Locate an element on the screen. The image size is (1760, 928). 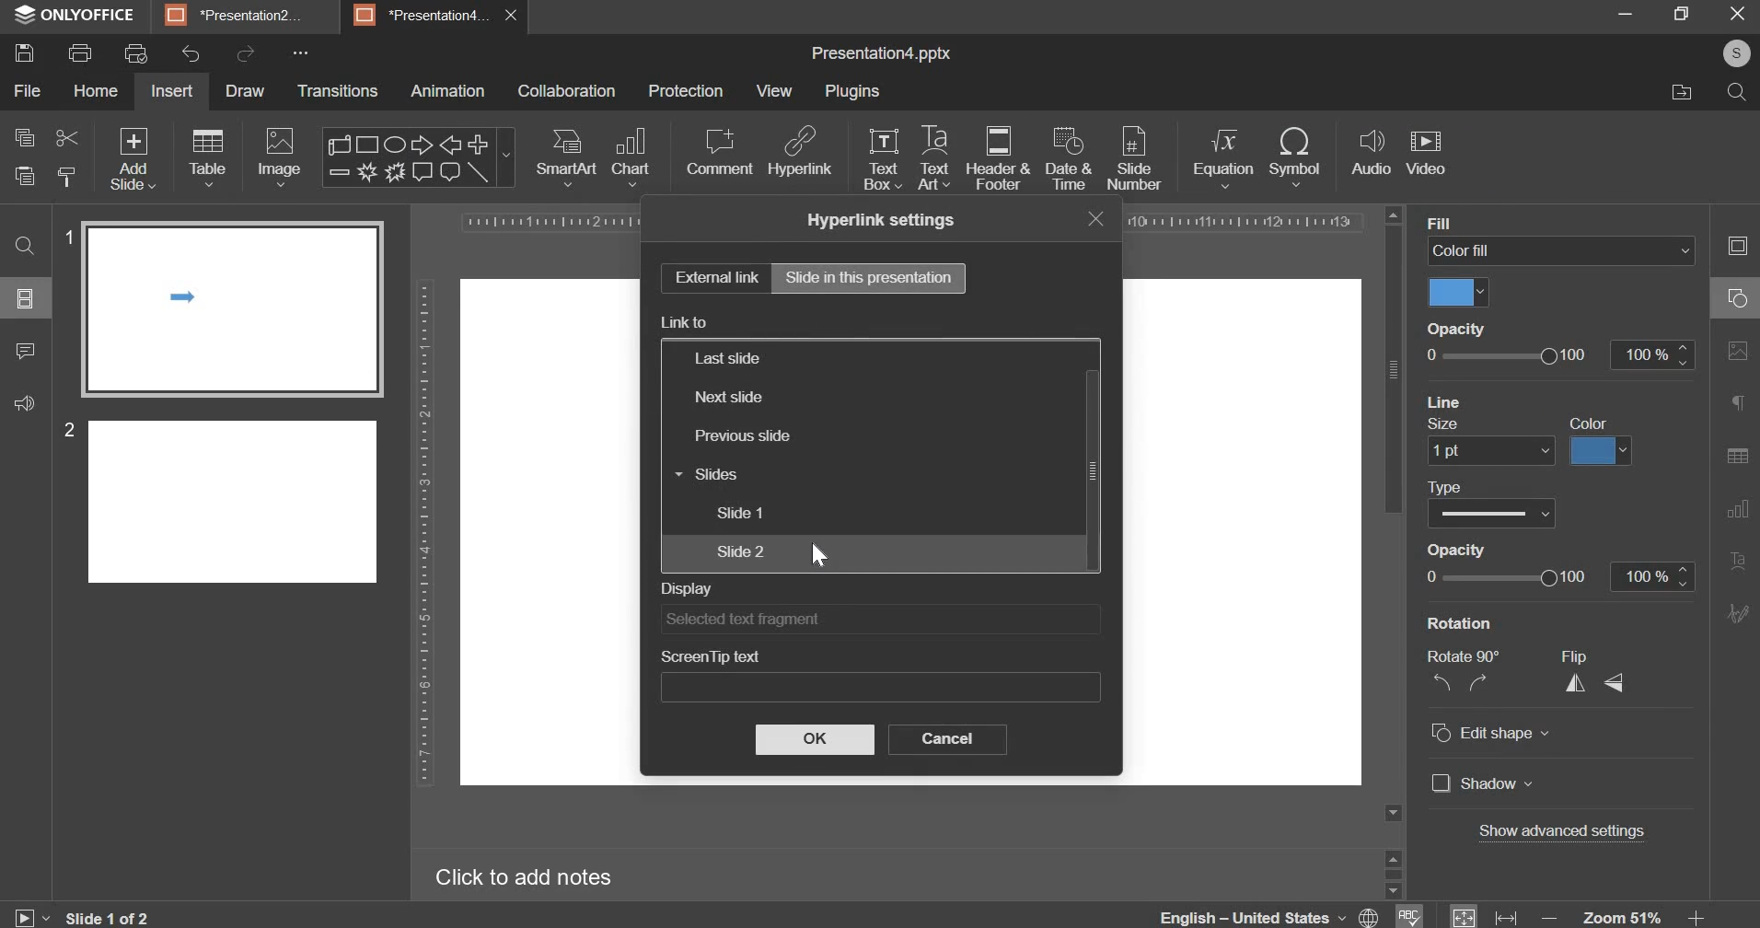
add slide is located at coordinates (133, 158).